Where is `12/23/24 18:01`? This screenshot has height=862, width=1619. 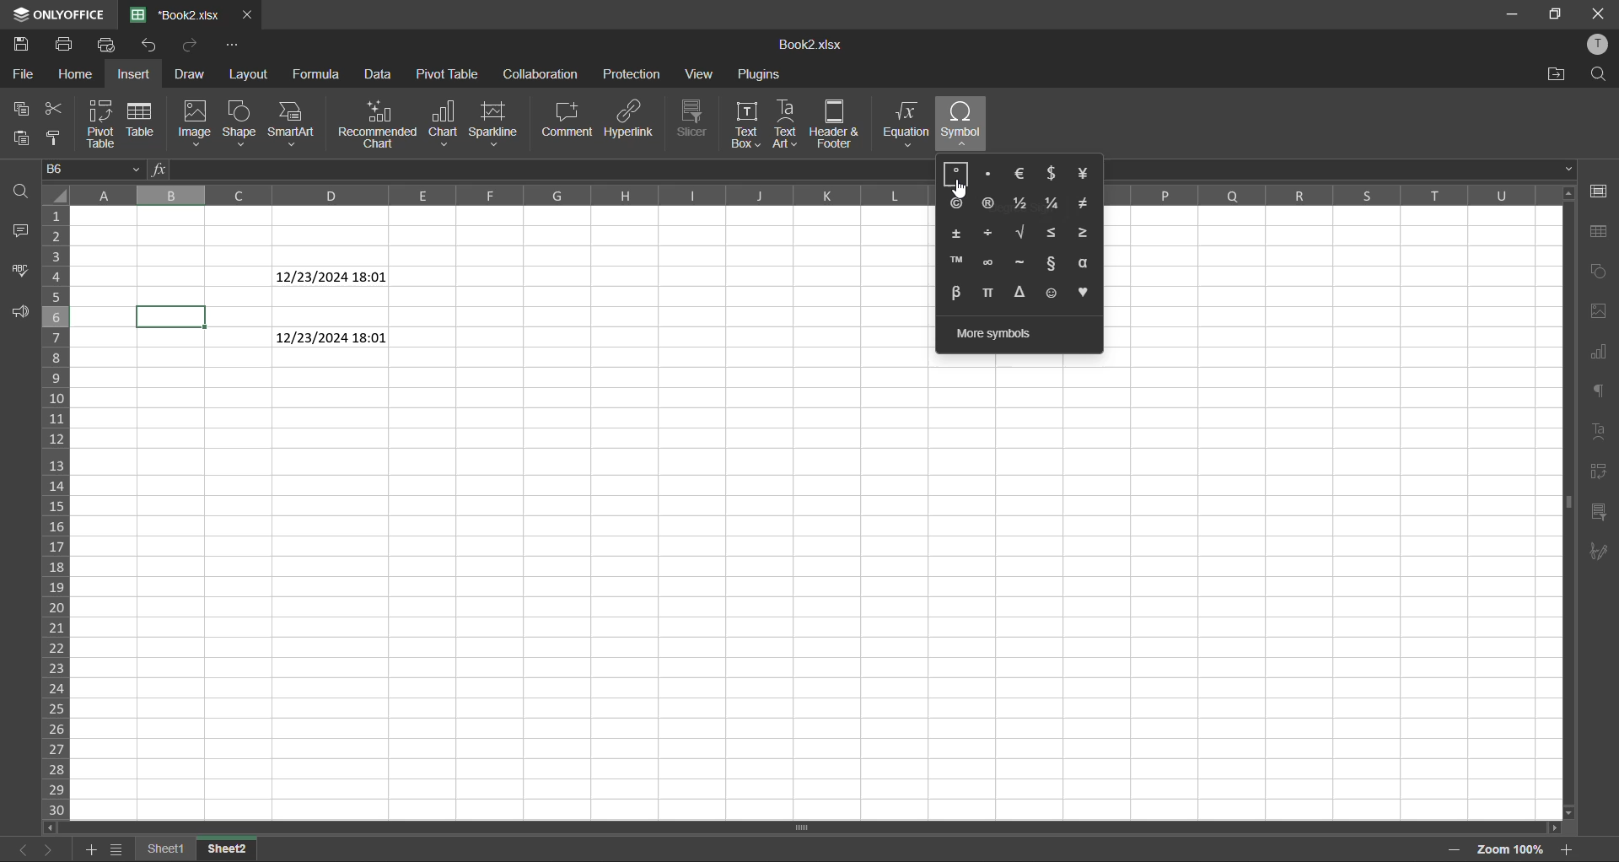 12/23/24 18:01 is located at coordinates (332, 277).